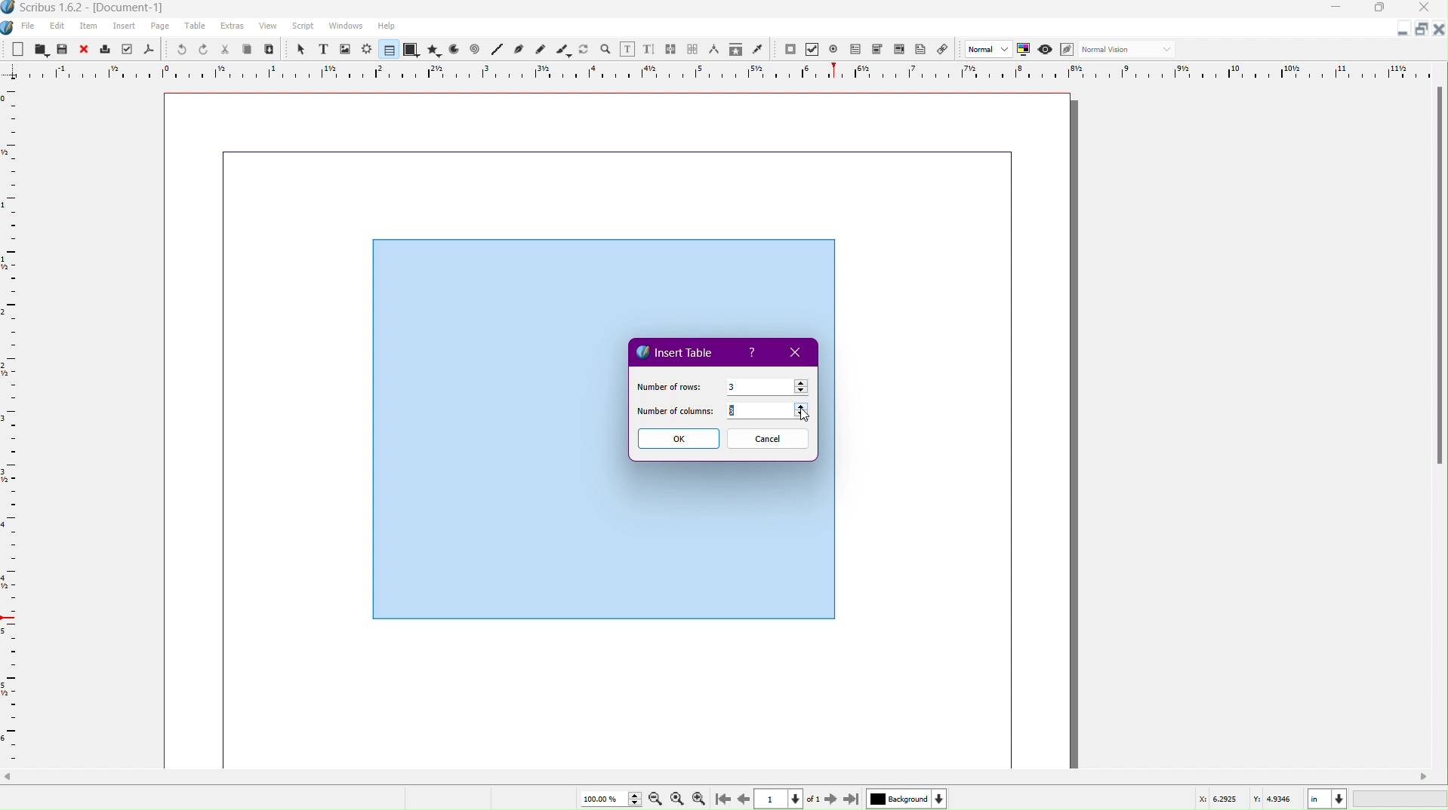 Image resolution: width=1448 pixels, height=810 pixels. What do you see at coordinates (303, 26) in the screenshot?
I see `Script` at bounding box center [303, 26].